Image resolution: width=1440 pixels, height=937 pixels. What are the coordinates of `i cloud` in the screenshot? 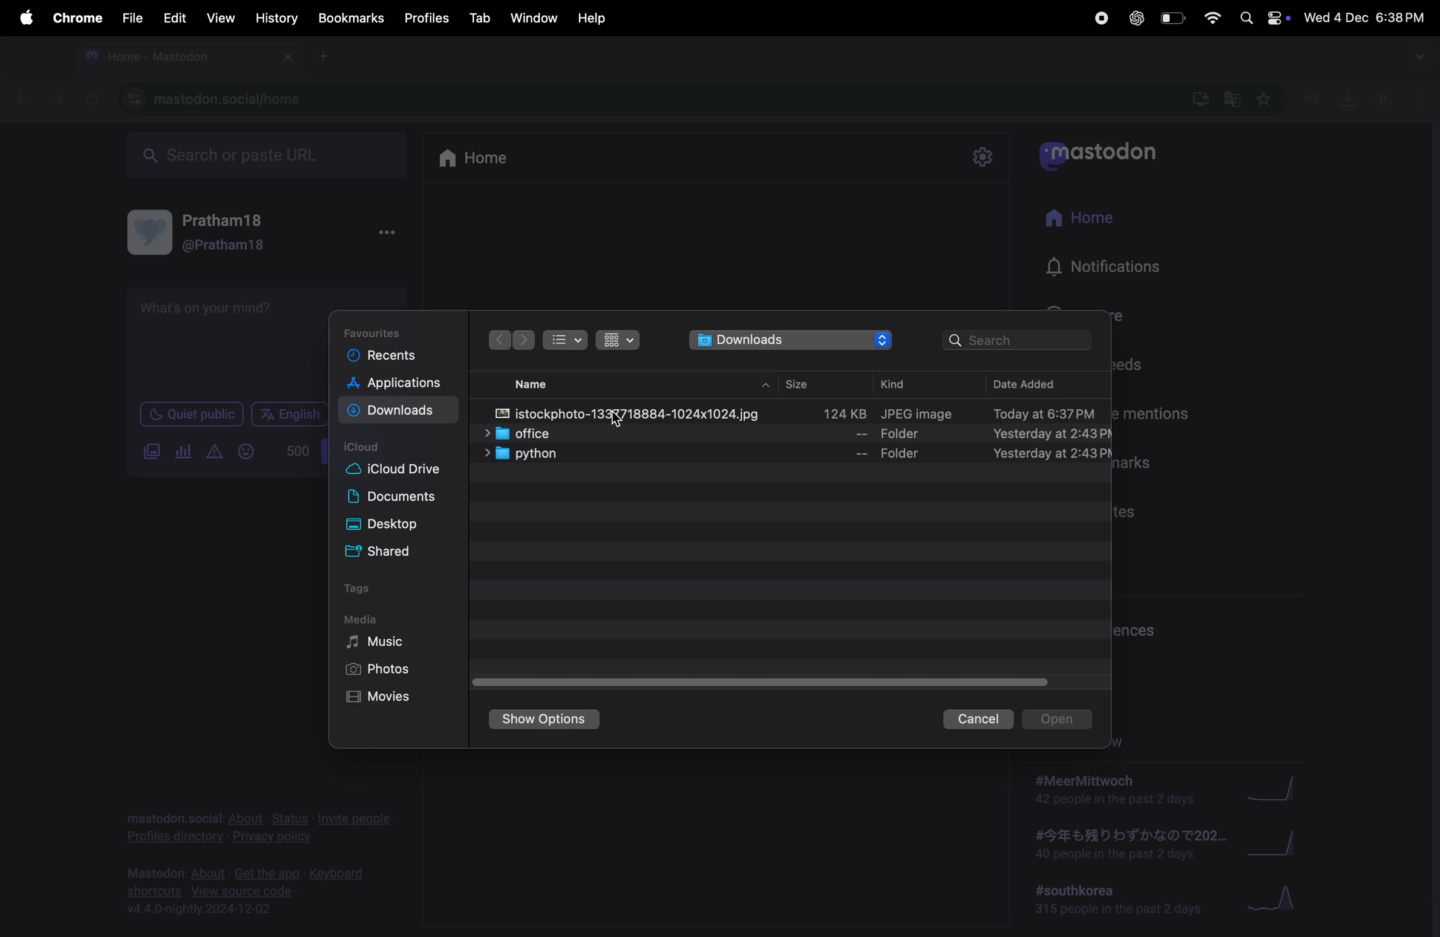 It's located at (367, 447).